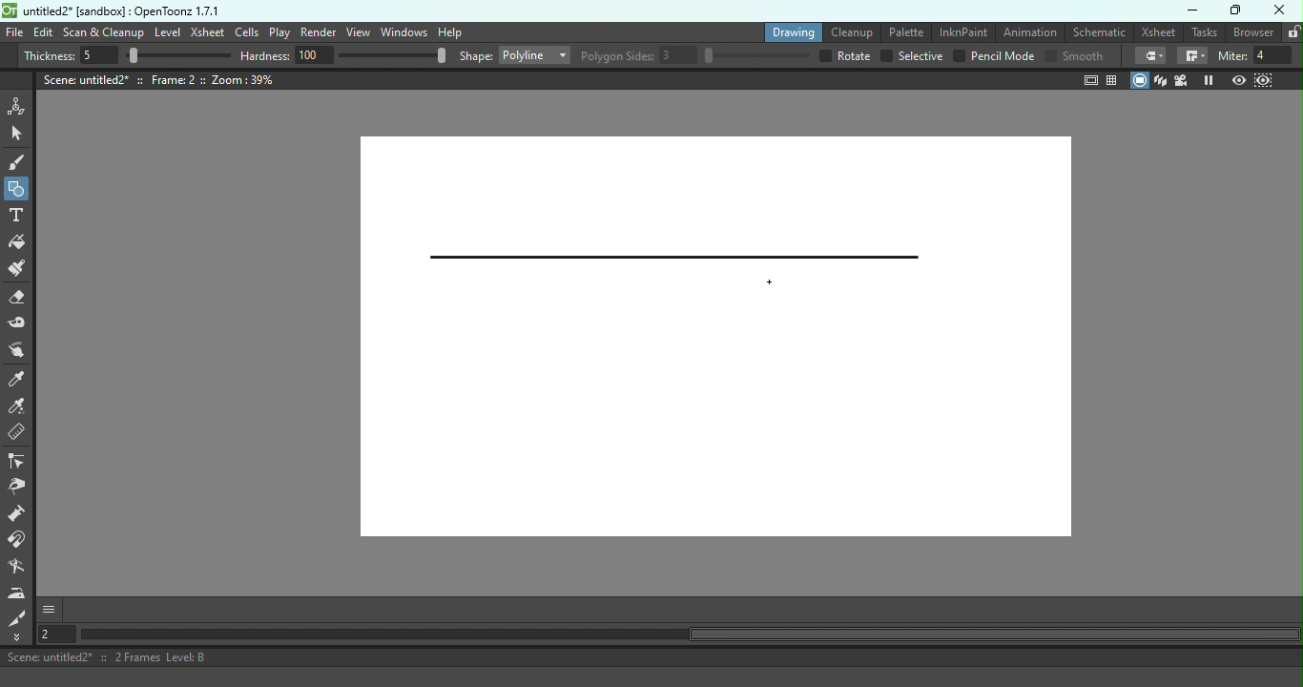 Image resolution: width=1303 pixels, height=687 pixels. Describe the element at coordinates (850, 31) in the screenshot. I see `Cleanup` at that location.